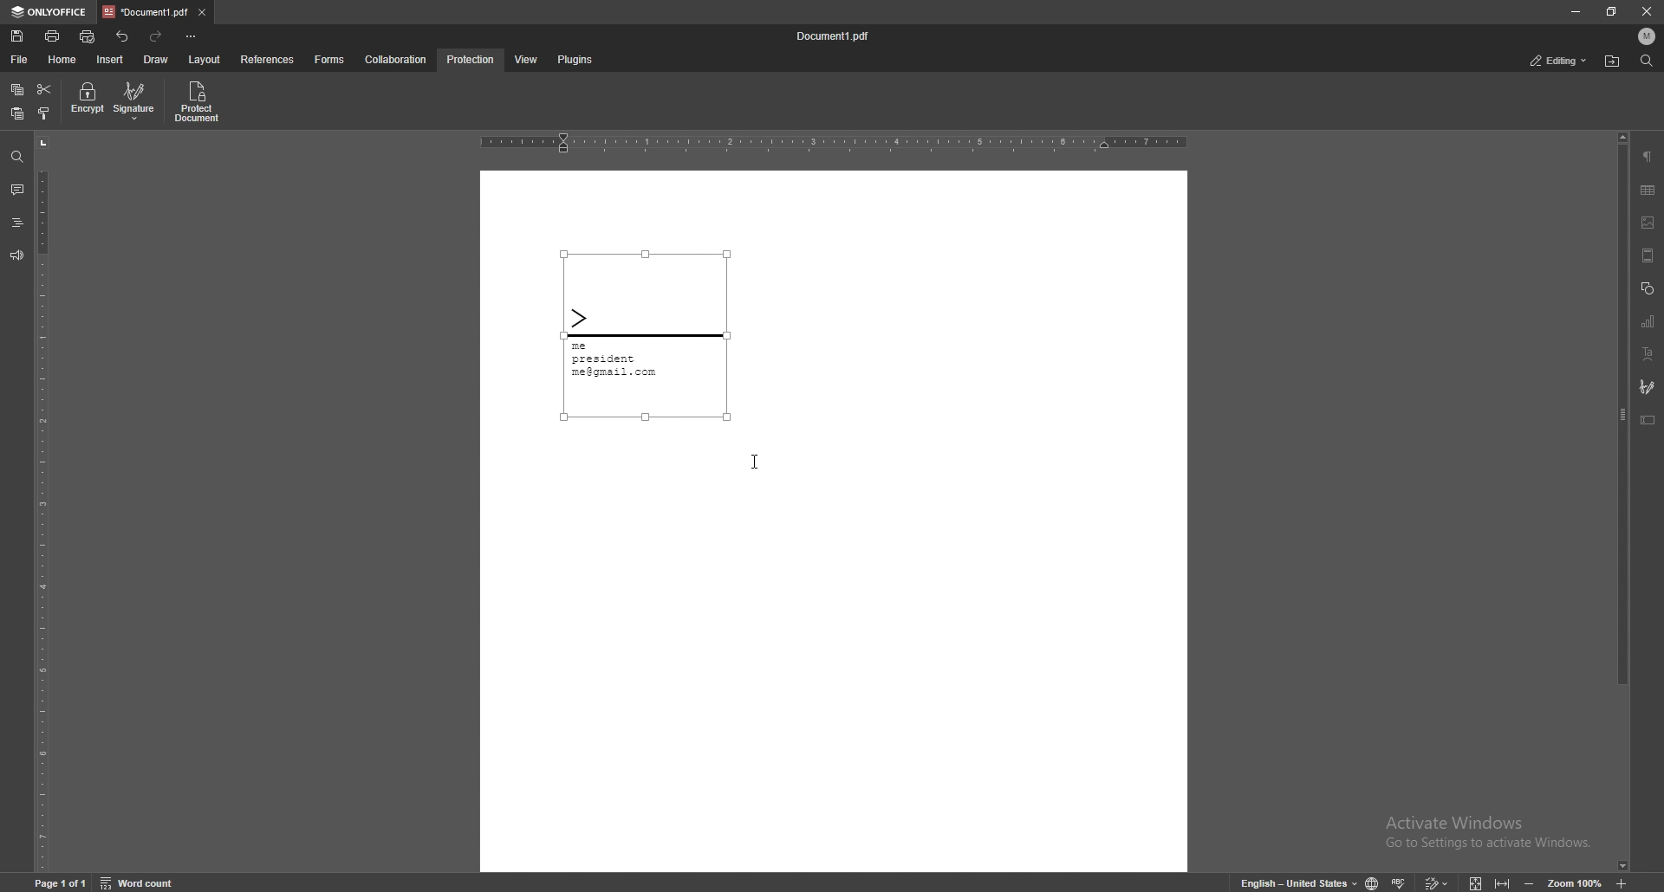  What do you see at coordinates (1612, 62) in the screenshot?
I see `locate file` at bounding box center [1612, 62].